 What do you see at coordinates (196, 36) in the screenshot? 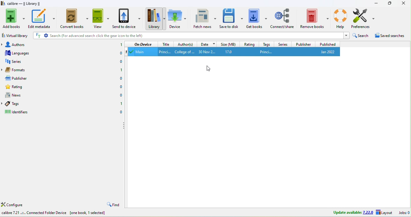
I see `search (for advanced search click the gear icon to the left)` at bounding box center [196, 36].